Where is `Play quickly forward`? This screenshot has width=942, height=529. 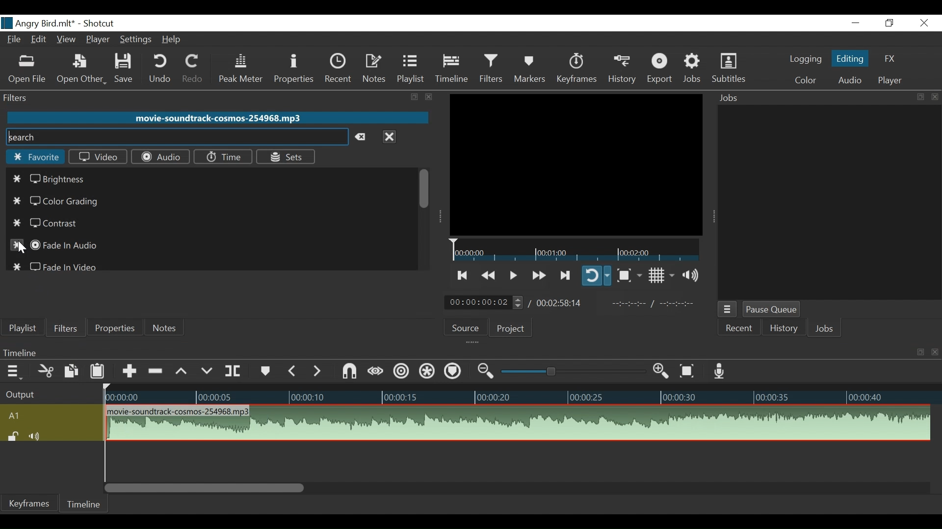 Play quickly forward is located at coordinates (538, 275).